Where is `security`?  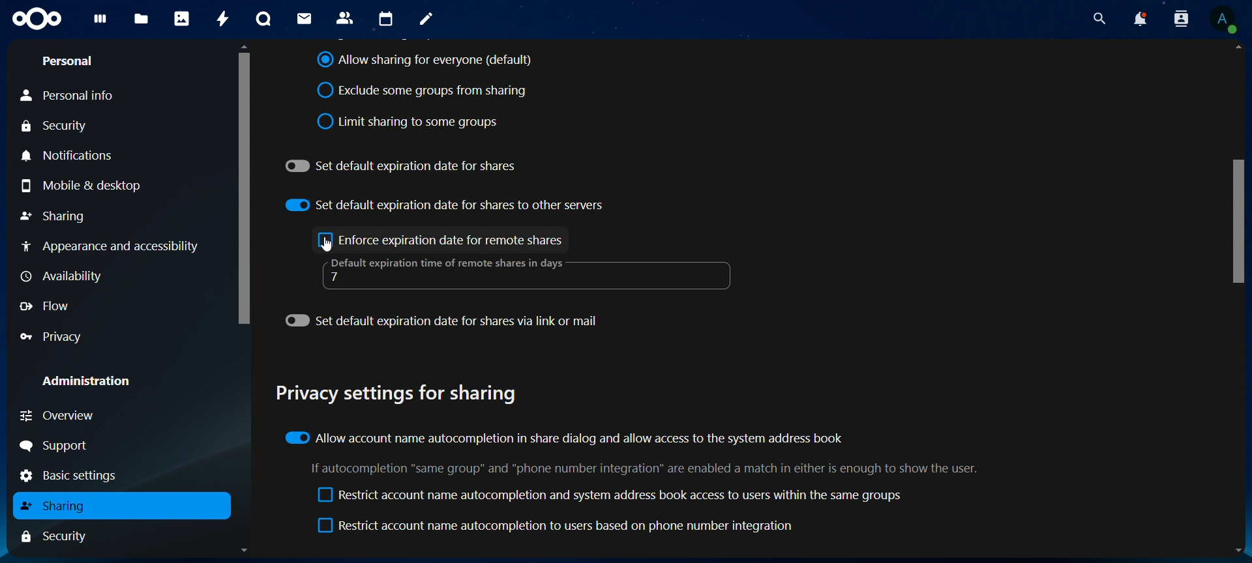 security is located at coordinates (62, 536).